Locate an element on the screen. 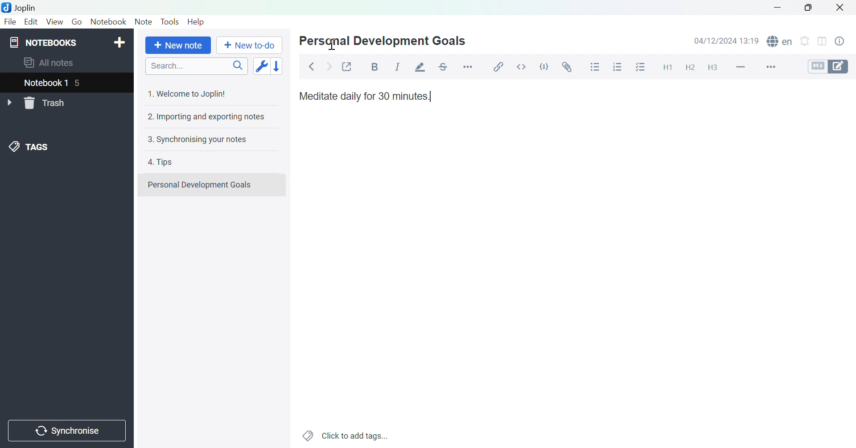 The width and height of the screenshot is (856, 448). Edit is located at coordinates (31, 21).